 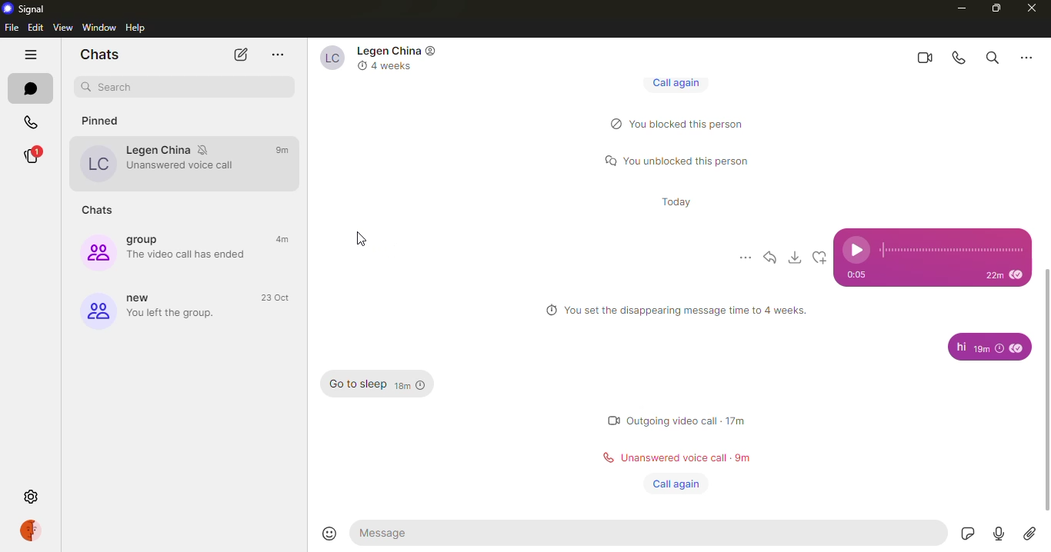 What do you see at coordinates (32, 531) in the screenshot?
I see `profile` at bounding box center [32, 531].